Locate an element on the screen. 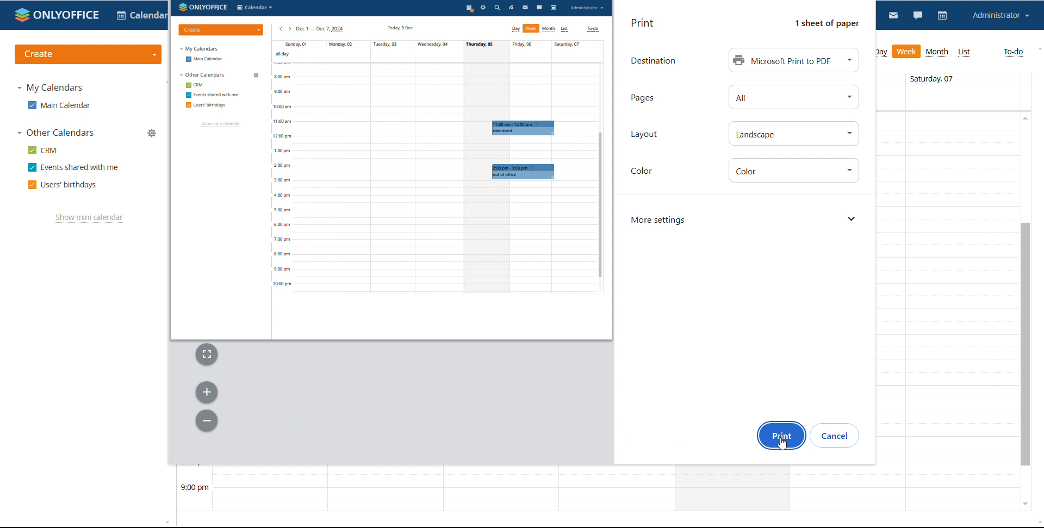  cancel is located at coordinates (834, 435).